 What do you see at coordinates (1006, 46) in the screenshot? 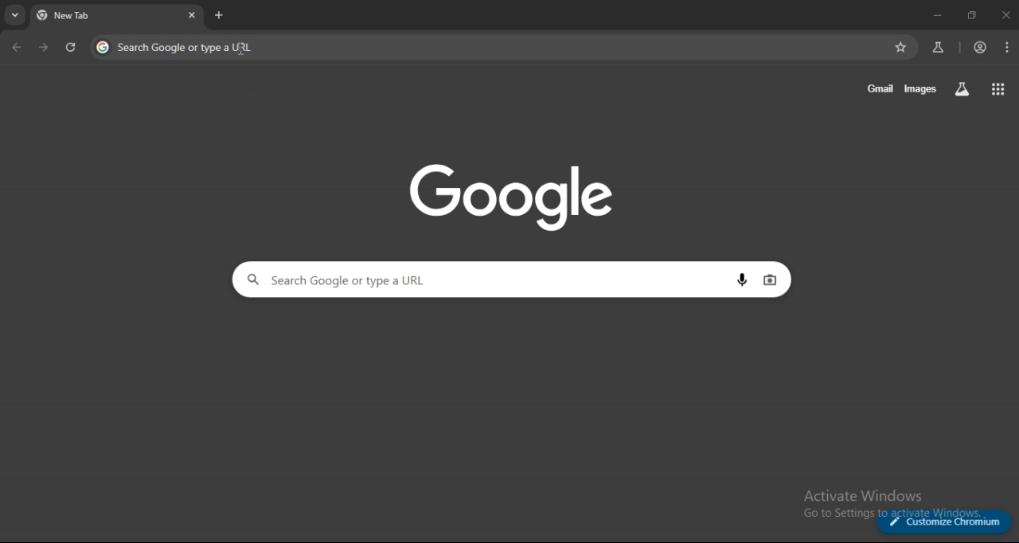
I see `menu` at bounding box center [1006, 46].